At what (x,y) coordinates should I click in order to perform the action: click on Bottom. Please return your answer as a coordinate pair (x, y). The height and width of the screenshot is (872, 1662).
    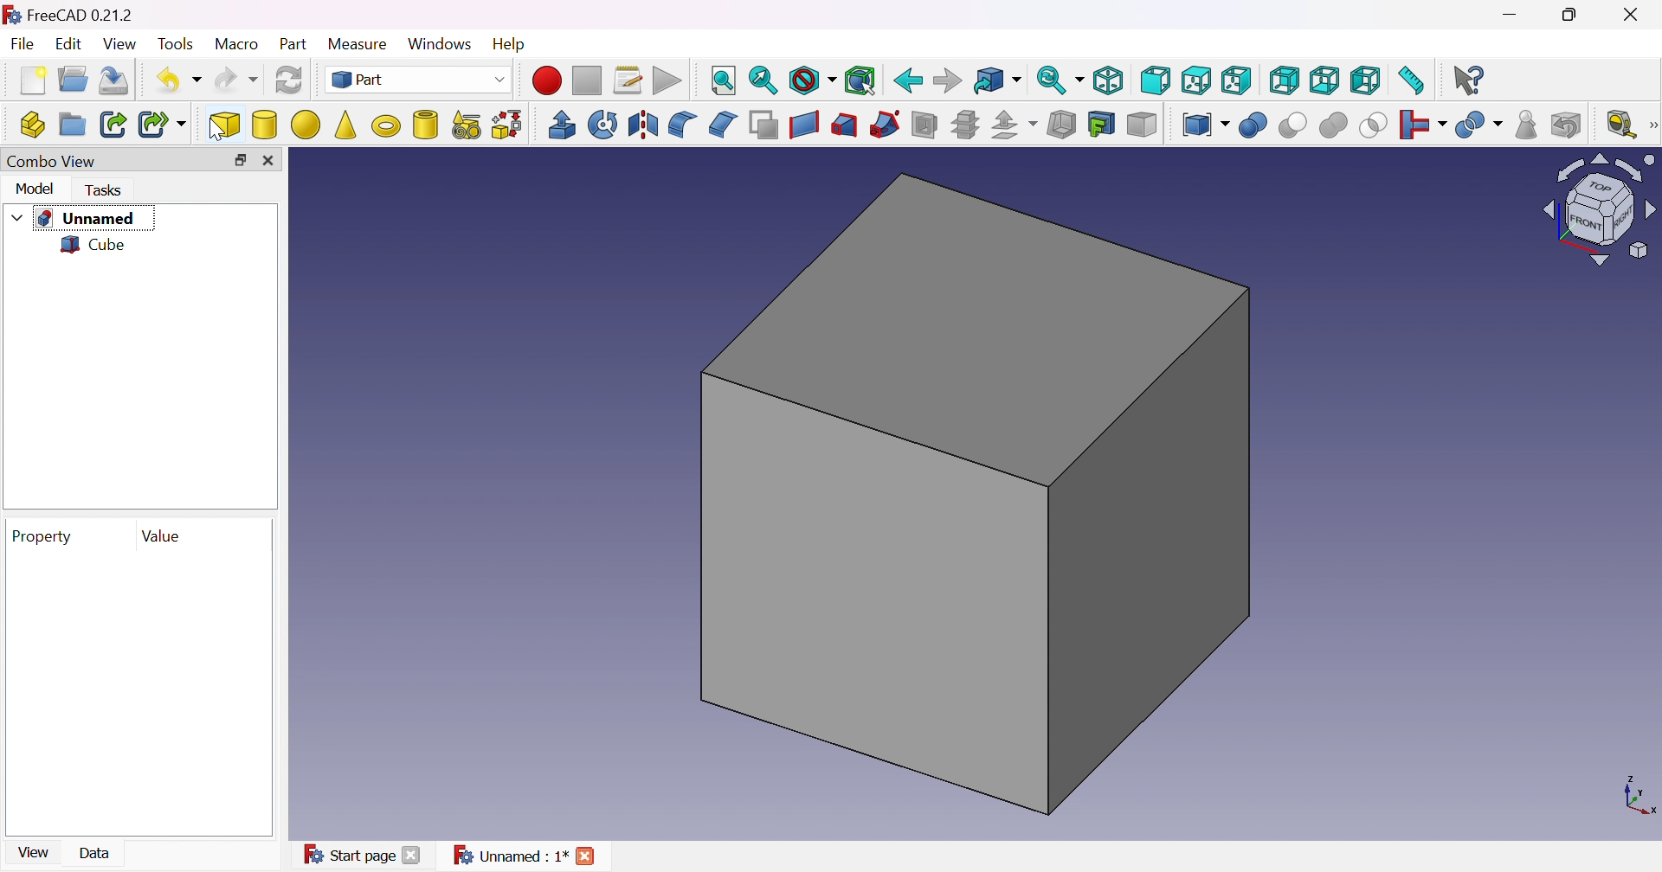
    Looking at the image, I should click on (1324, 81).